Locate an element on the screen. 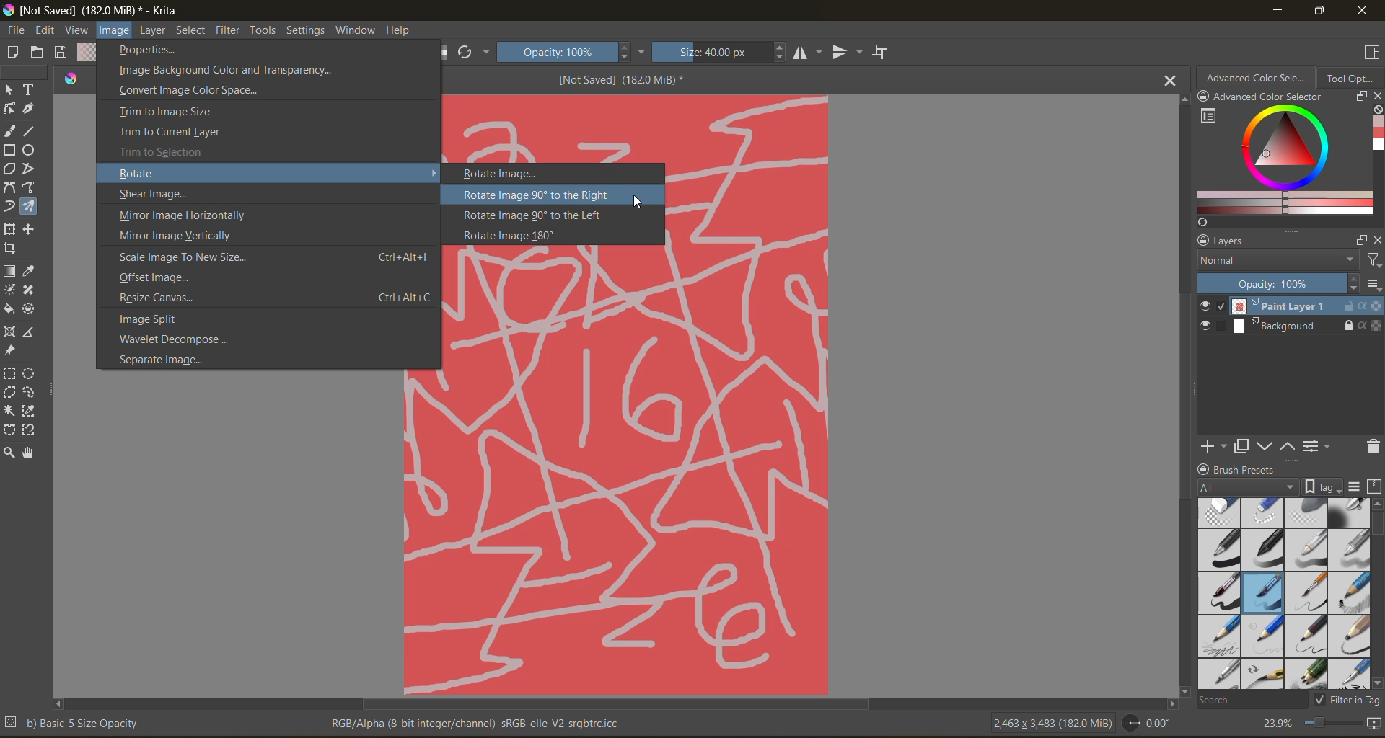  search is located at coordinates (1242, 700).